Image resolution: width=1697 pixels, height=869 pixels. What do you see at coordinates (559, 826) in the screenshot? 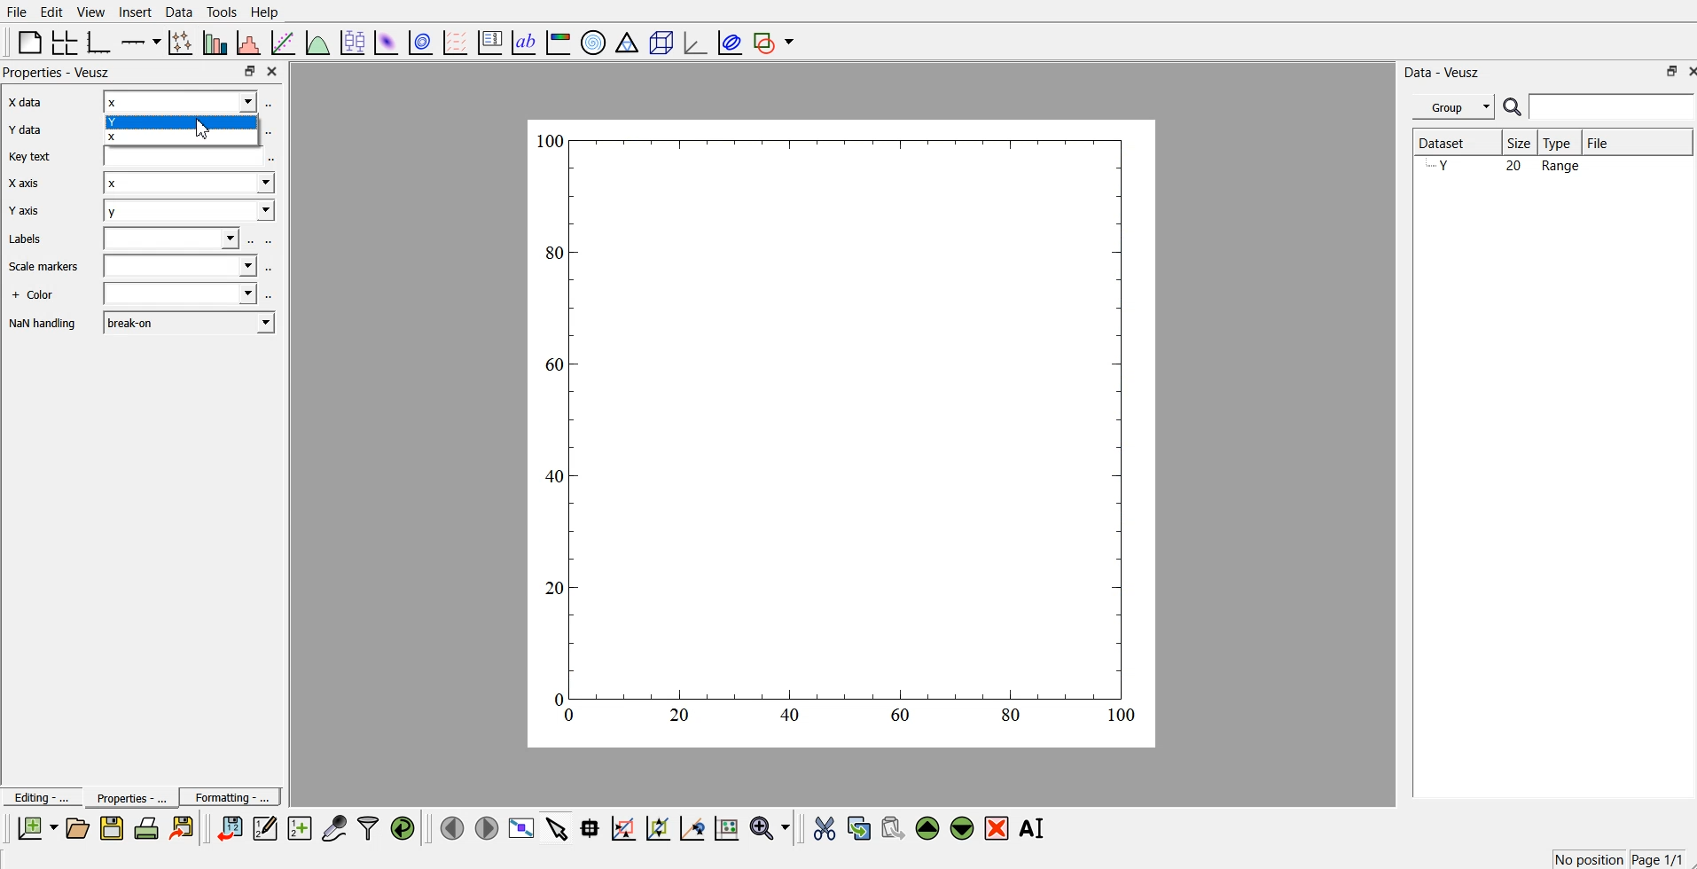
I see `select items from the graph` at bounding box center [559, 826].